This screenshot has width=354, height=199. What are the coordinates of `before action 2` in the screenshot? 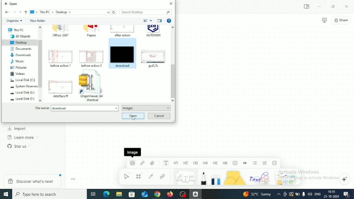 It's located at (92, 58).